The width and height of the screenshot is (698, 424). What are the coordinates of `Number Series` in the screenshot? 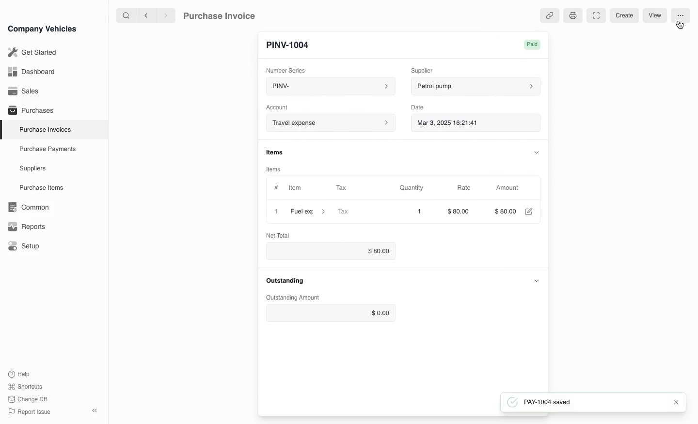 It's located at (291, 68).